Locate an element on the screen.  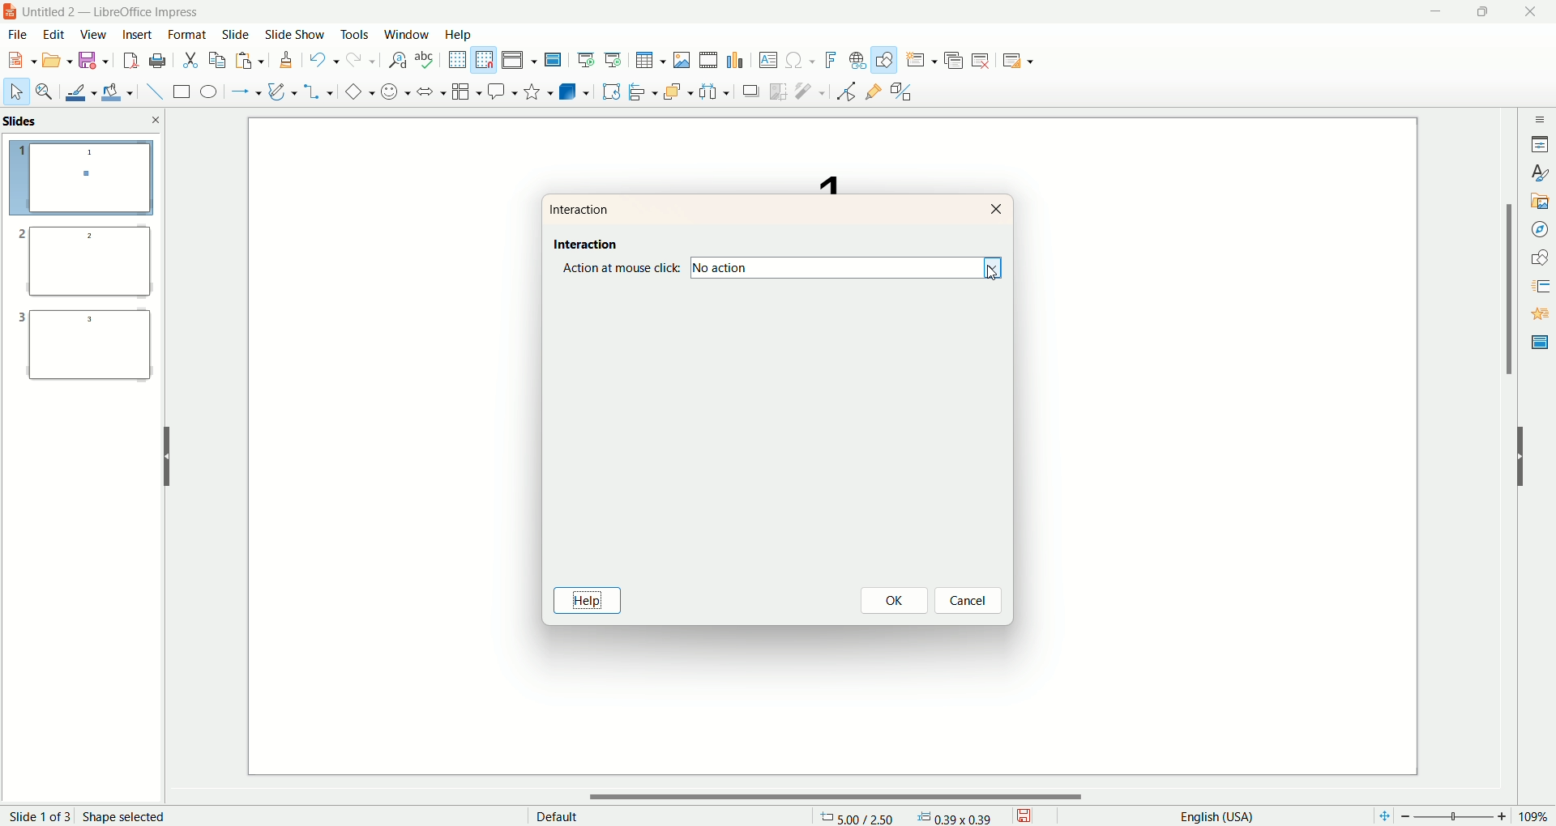
insert chart is located at coordinates (737, 61).